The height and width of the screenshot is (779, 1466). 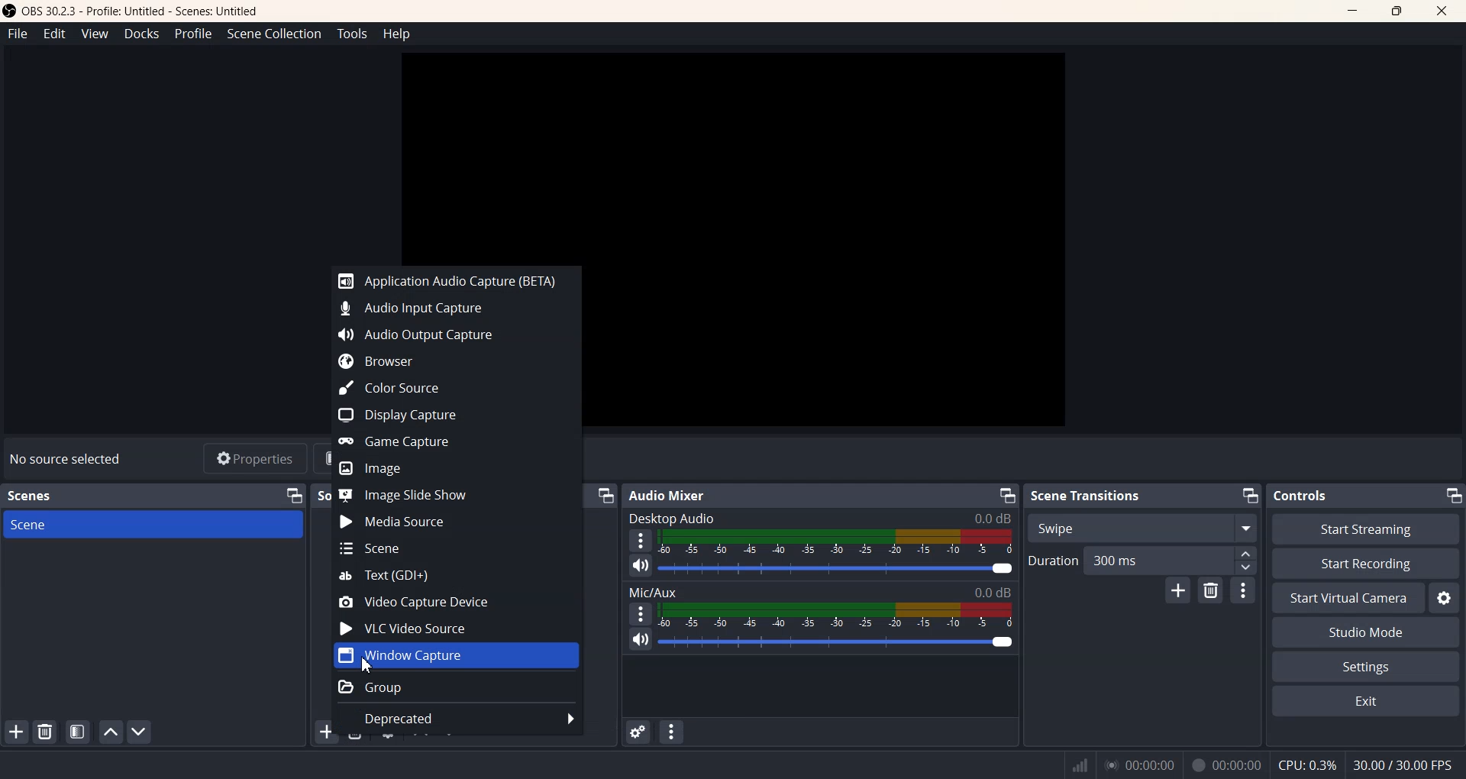 What do you see at coordinates (455, 657) in the screenshot?
I see `Window Capture` at bounding box center [455, 657].